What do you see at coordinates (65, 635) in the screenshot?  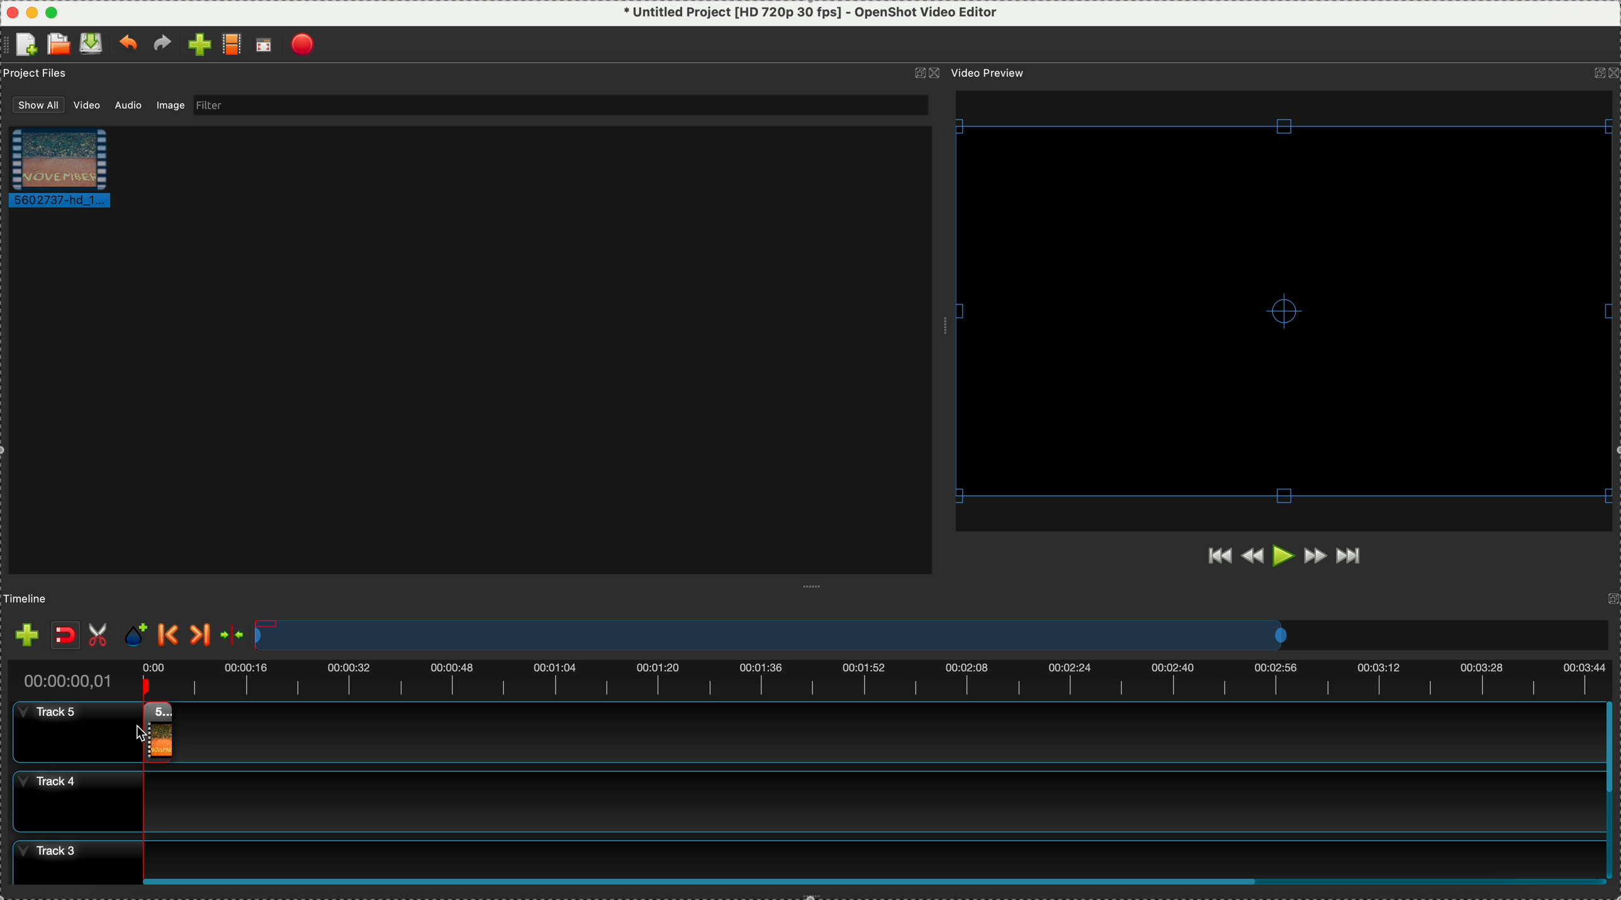 I see `disable snaping` at bounding box center [65, 635].